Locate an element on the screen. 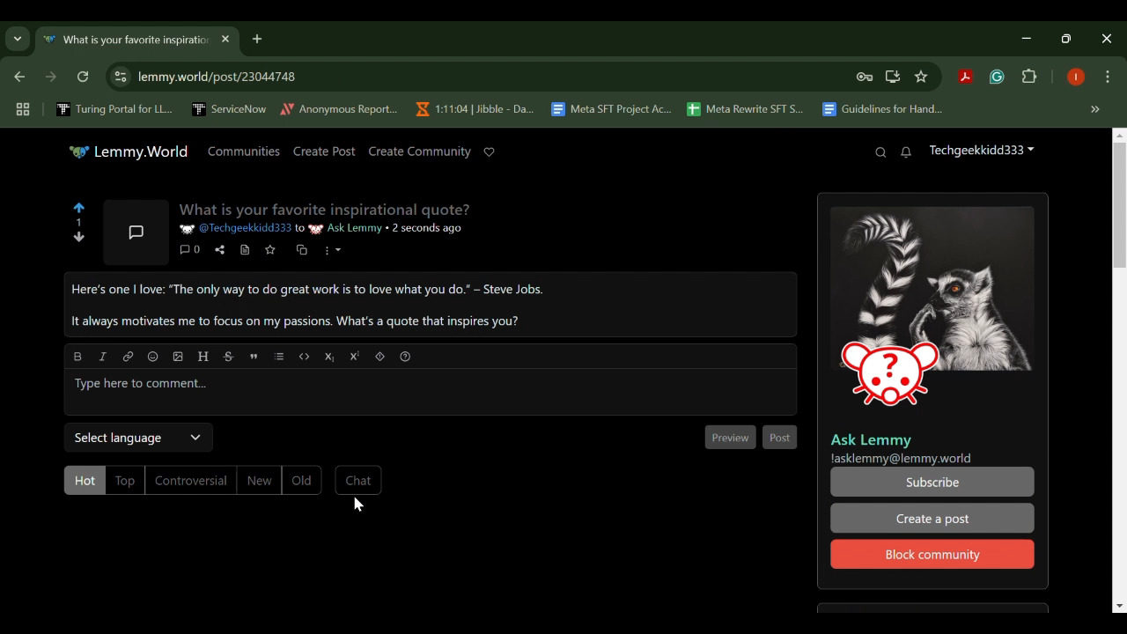  Post Votes Counter is located at coordinates (78, 227).